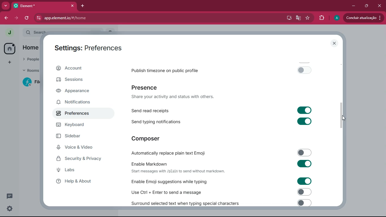  I want to click on surrond selected, so click(220, 203).